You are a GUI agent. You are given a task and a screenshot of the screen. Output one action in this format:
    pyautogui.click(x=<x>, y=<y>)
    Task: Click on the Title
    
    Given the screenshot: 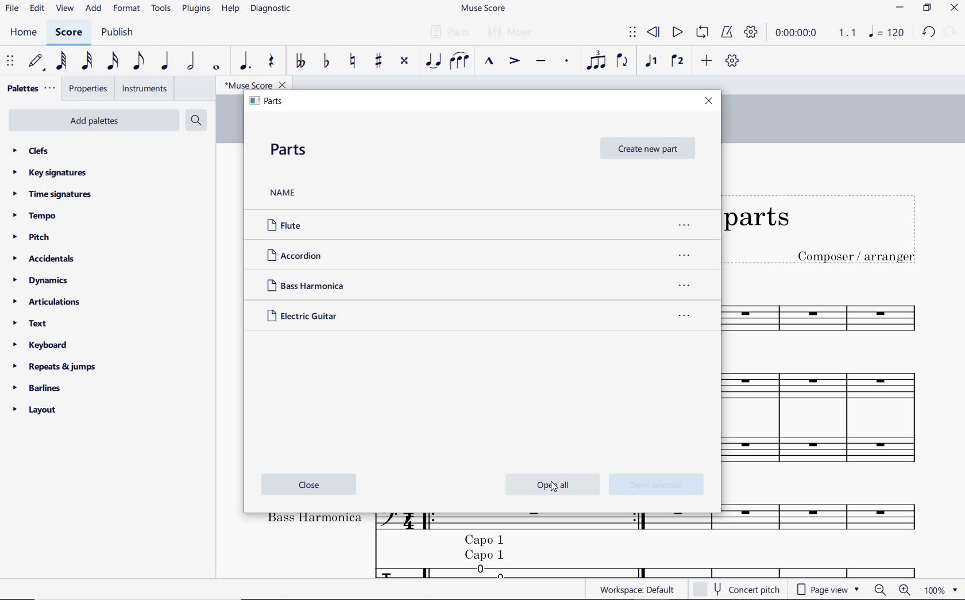 What is the action you would take?
    pyautogui.click(x=823, y=228)
    